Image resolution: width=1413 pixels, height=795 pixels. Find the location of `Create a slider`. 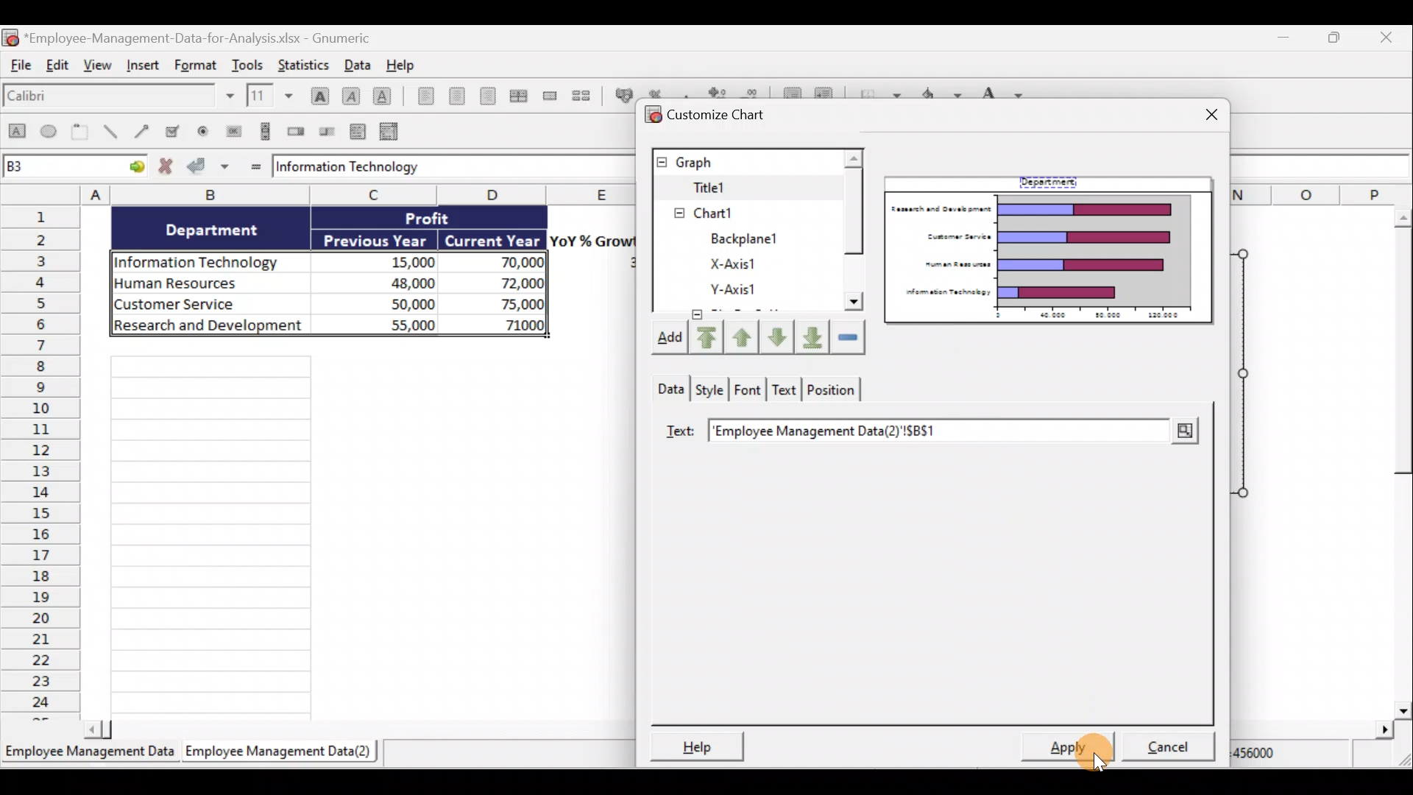

Create a slider is located at coordinates (325, 132).